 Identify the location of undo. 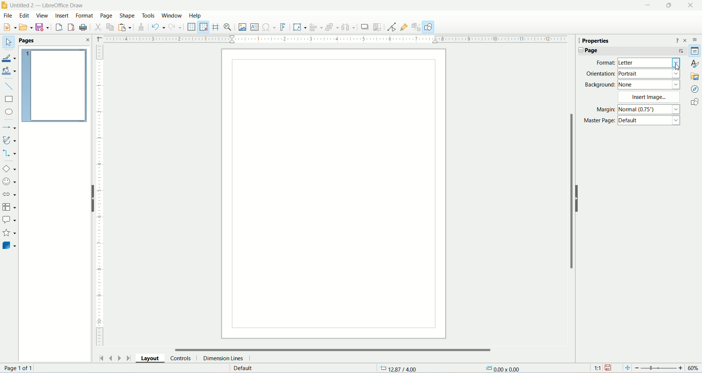
(159, 27).